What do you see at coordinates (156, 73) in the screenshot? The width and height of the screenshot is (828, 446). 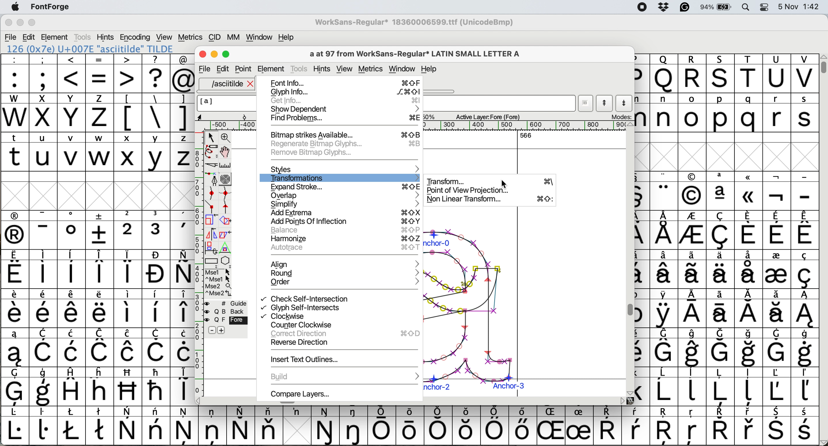 I see `?` at bounding box center [156, 73].